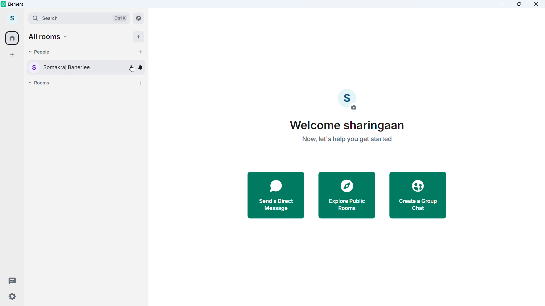 The width and height of the screenshot is (545, 306). What do you see at coordinates (347, 196) in the screenshot?
I see `Explore public rooms ` at bounding box center [347, 196].